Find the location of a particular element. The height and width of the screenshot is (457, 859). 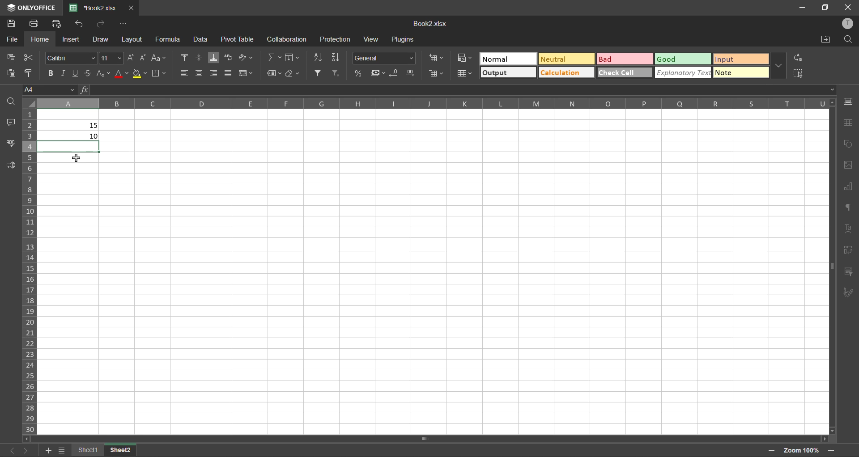

cut is located at coordinates (28, 58).